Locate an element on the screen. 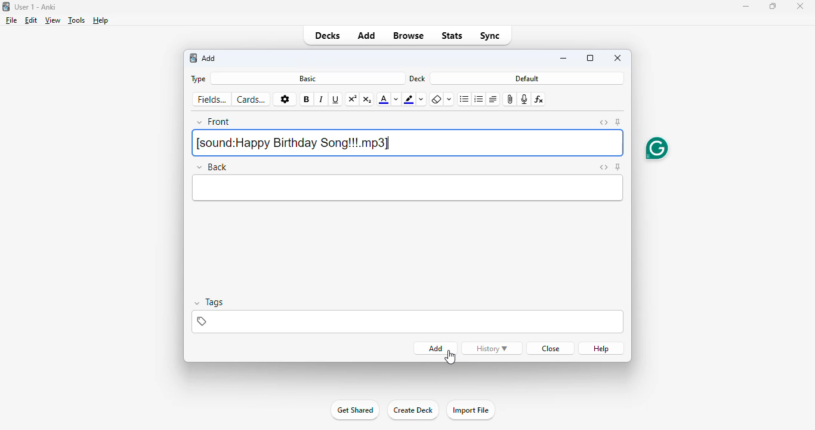  file is located at coordinates (11, 20).